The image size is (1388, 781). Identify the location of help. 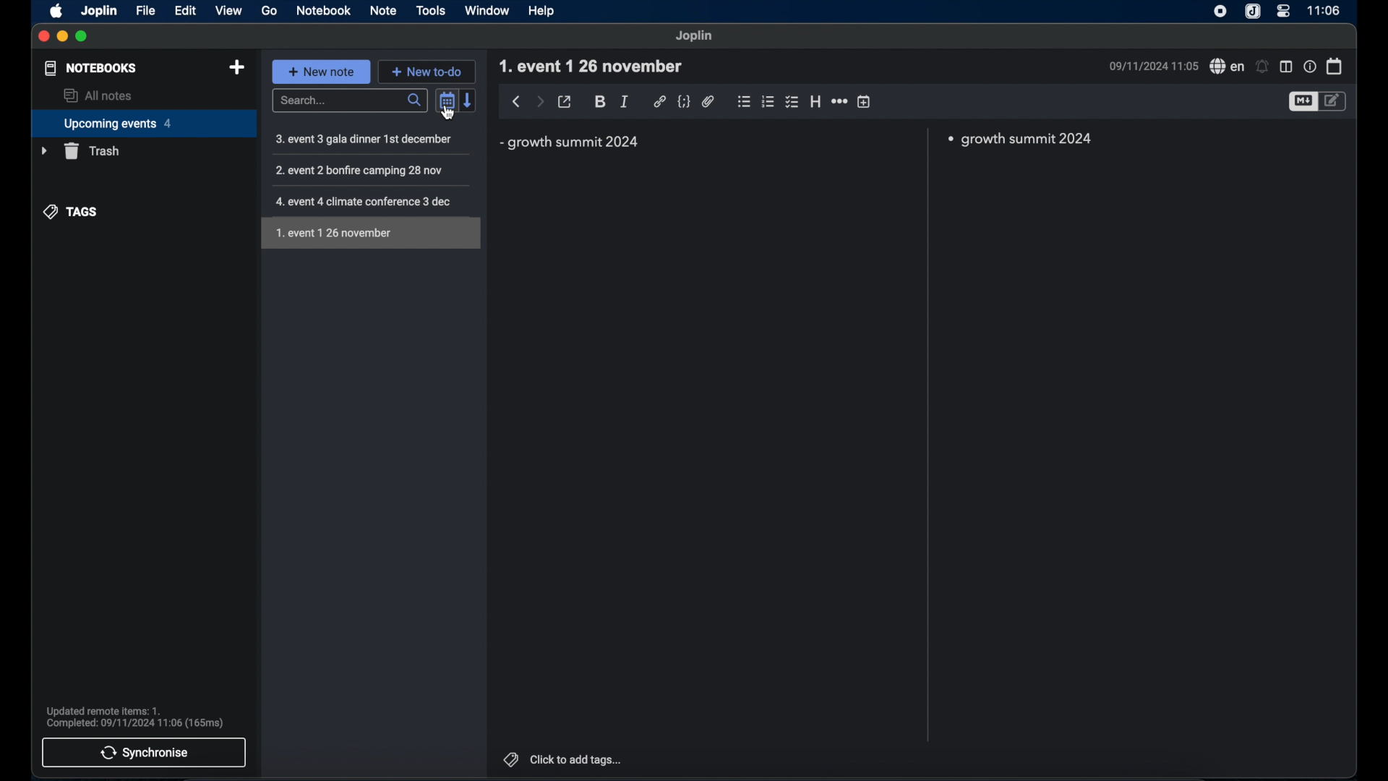
(543, 12).